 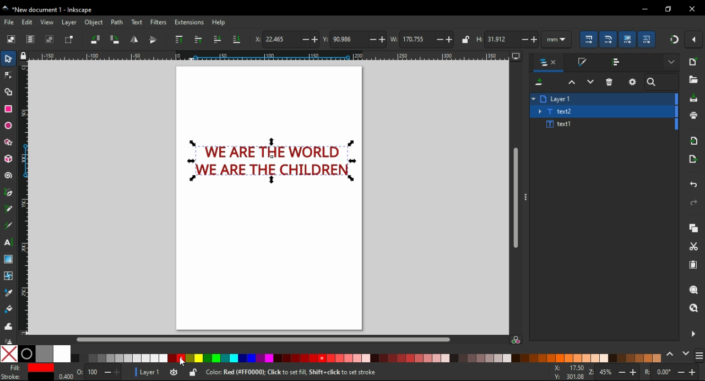 What do you see at coordinates (89, 373) in the screenshot?
I see `opacity` at bounding box center [89, 373].